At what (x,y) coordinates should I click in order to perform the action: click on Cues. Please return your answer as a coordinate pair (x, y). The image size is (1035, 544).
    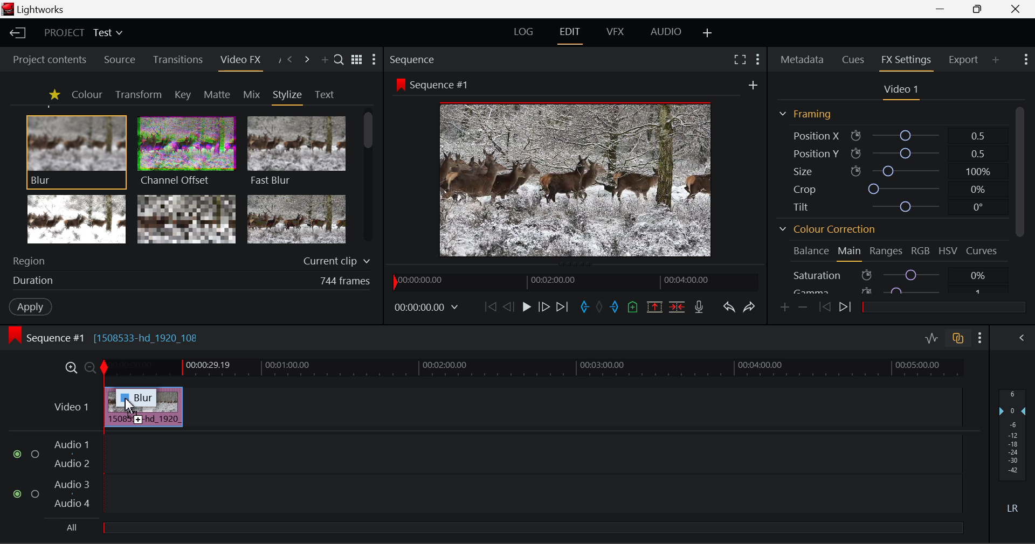
    Looking at the image, I should click on (855, 60).